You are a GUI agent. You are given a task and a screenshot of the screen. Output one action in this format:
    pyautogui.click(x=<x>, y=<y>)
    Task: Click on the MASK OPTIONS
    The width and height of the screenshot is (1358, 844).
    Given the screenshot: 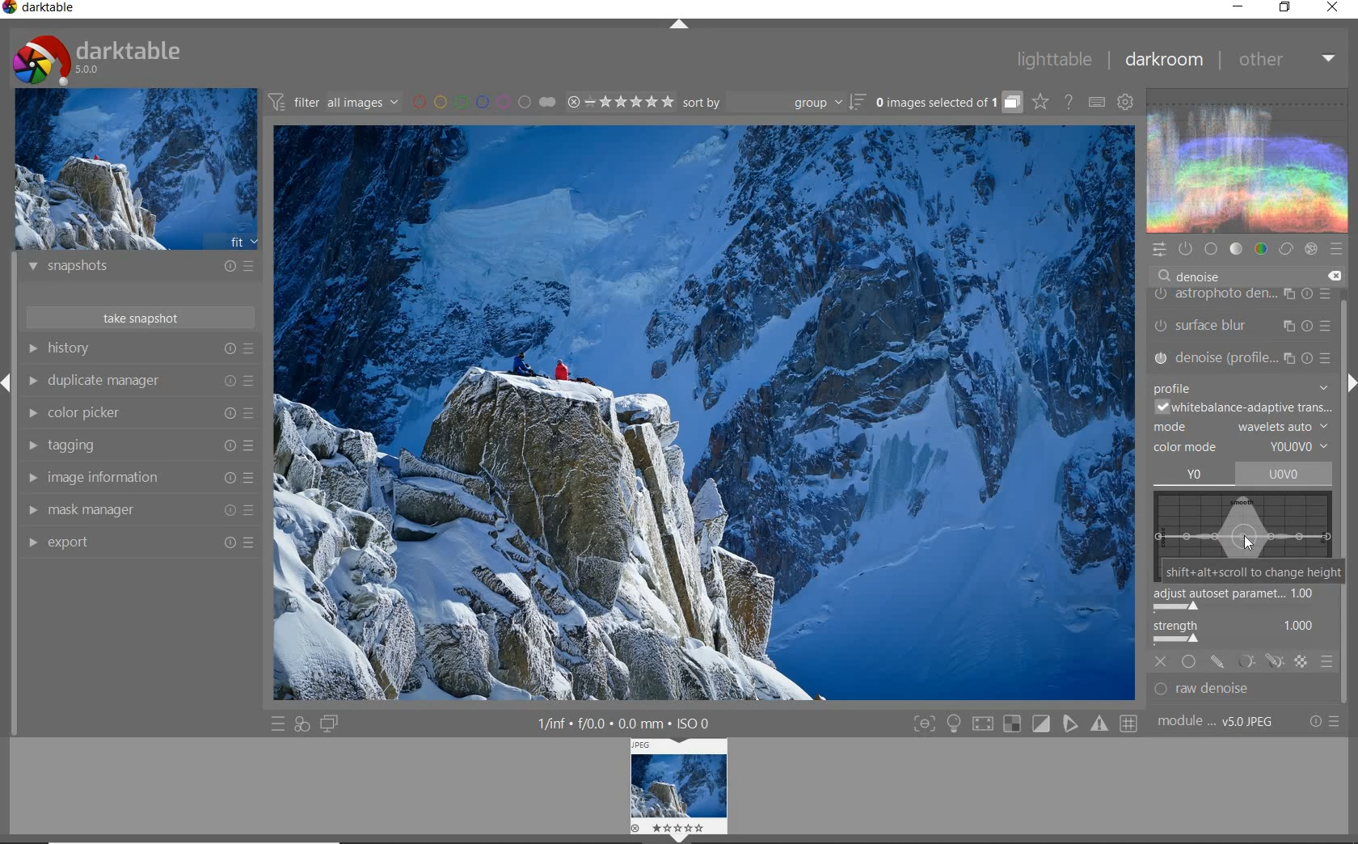 What is the action you would take?
    pyautogui.click(x=1258, y=663)
    